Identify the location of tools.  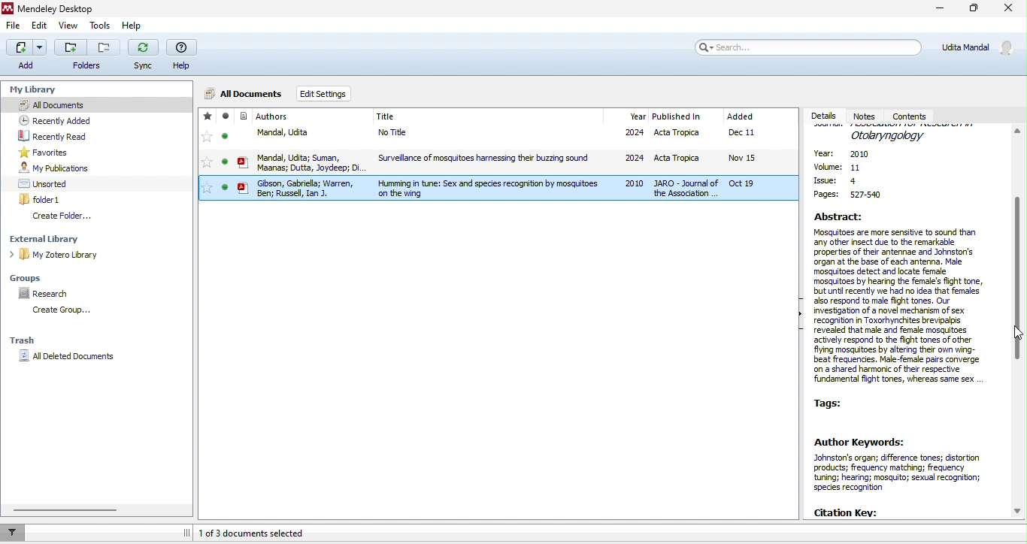
(101, 27).